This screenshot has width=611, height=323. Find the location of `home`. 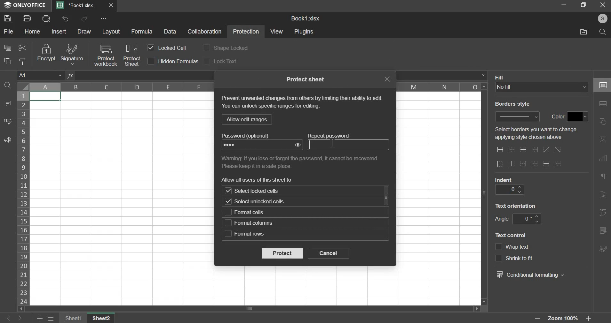

home is located at coordinates (33, 31).